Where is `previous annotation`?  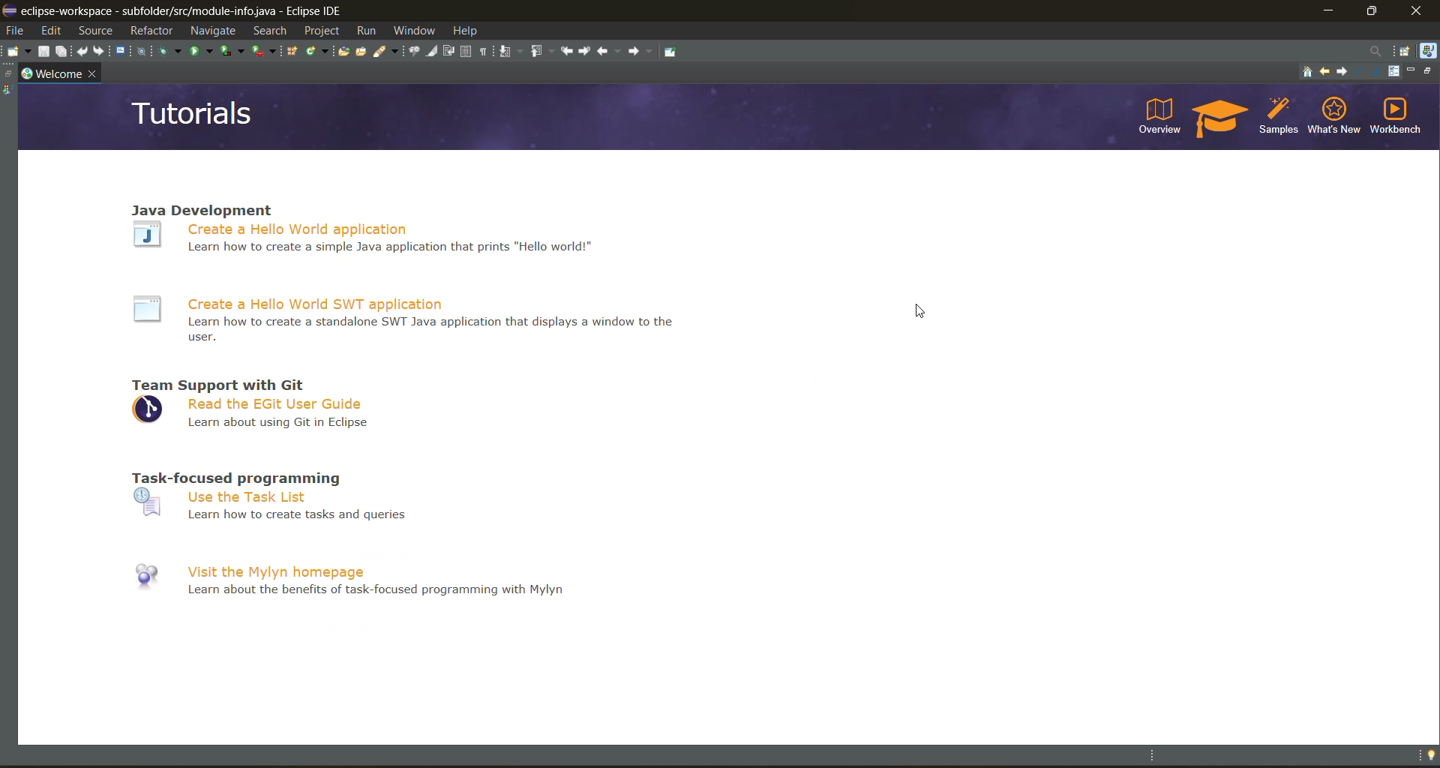
previous annotation is located at coordinates (544, 52).